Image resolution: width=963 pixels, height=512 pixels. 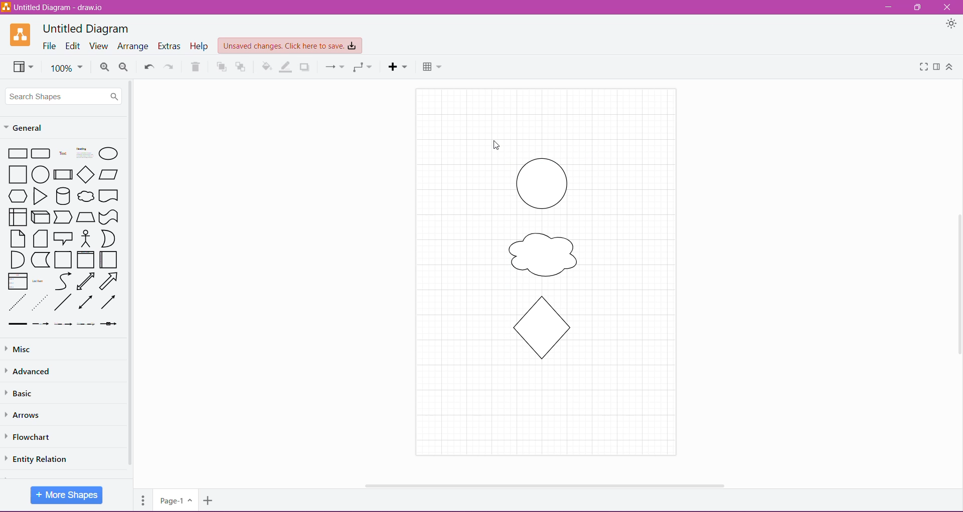 What do you see at coordinates (949, 67) in the screenshot?
I see `Expand/Collapse` at bounding box center [949, 67].